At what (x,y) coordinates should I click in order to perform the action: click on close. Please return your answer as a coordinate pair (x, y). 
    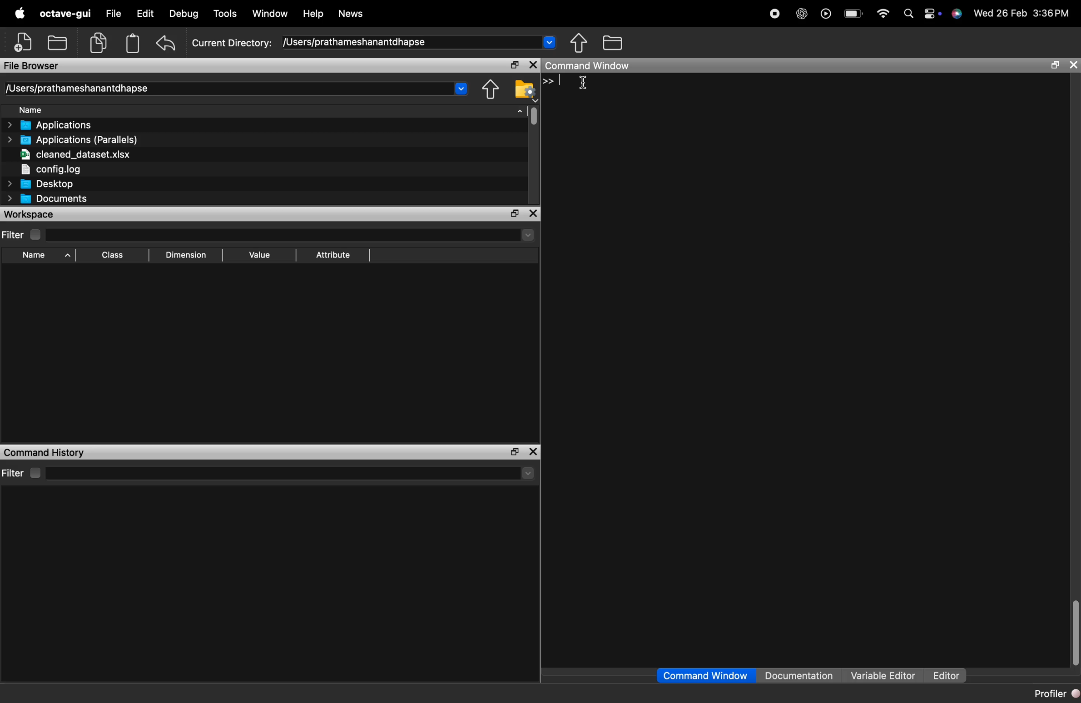
    Looking at the image, I should click on (1072, 65).